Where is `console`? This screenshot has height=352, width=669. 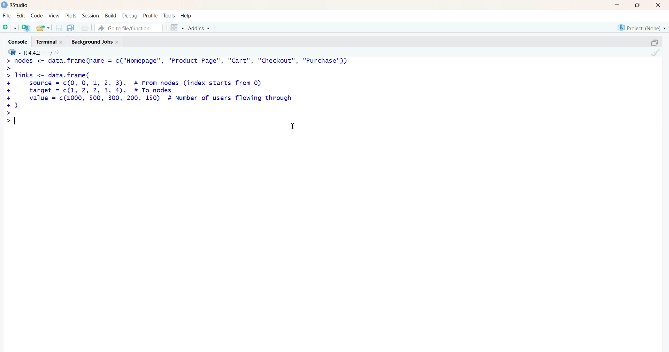
console is located at coordinates (15, 40).